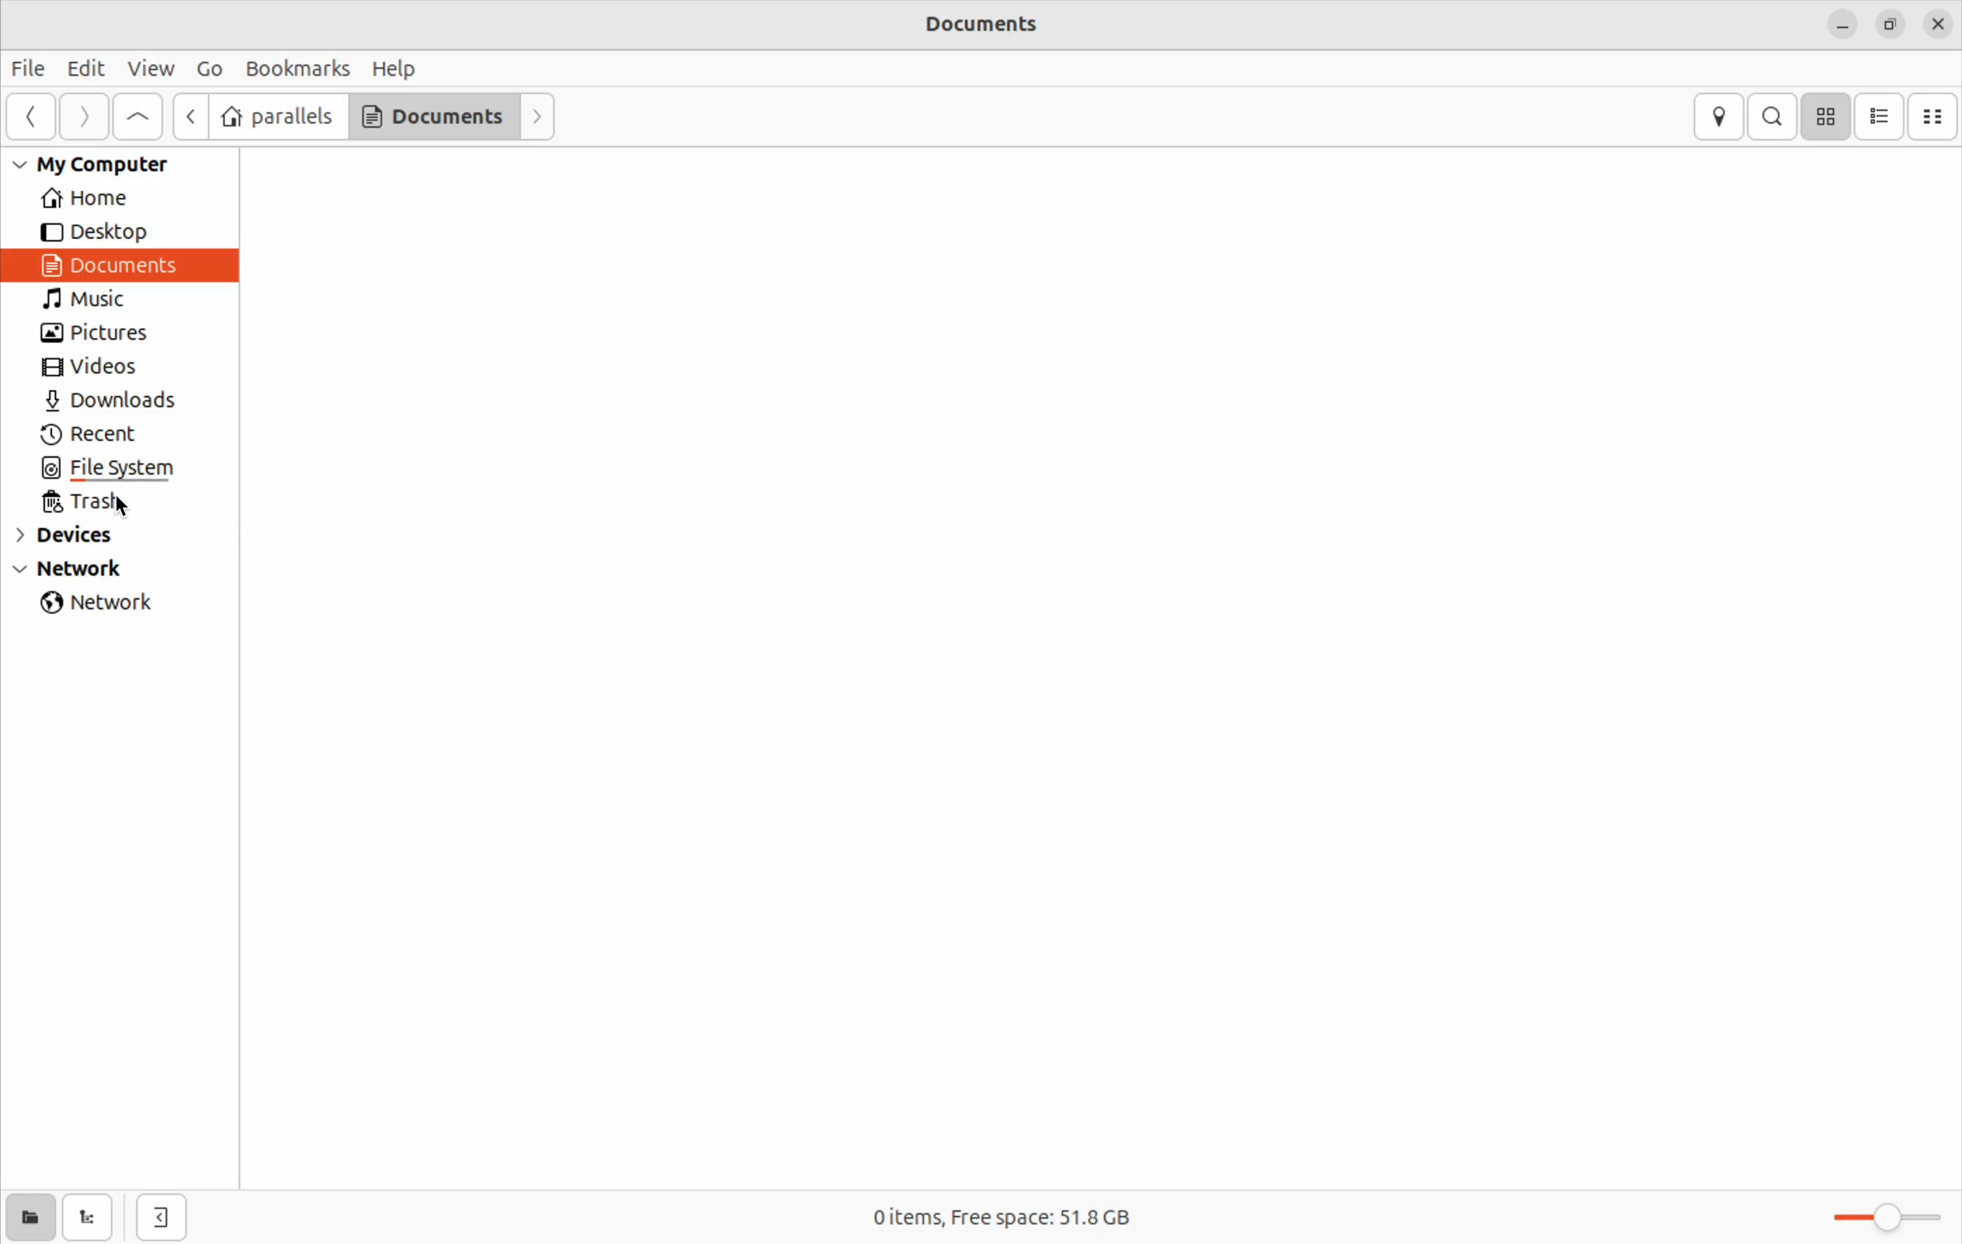 This screenshot has width=1962, height=1244. Describe the element at coordinates (275, 116) in the screenshot. I see `parallels` at that location.